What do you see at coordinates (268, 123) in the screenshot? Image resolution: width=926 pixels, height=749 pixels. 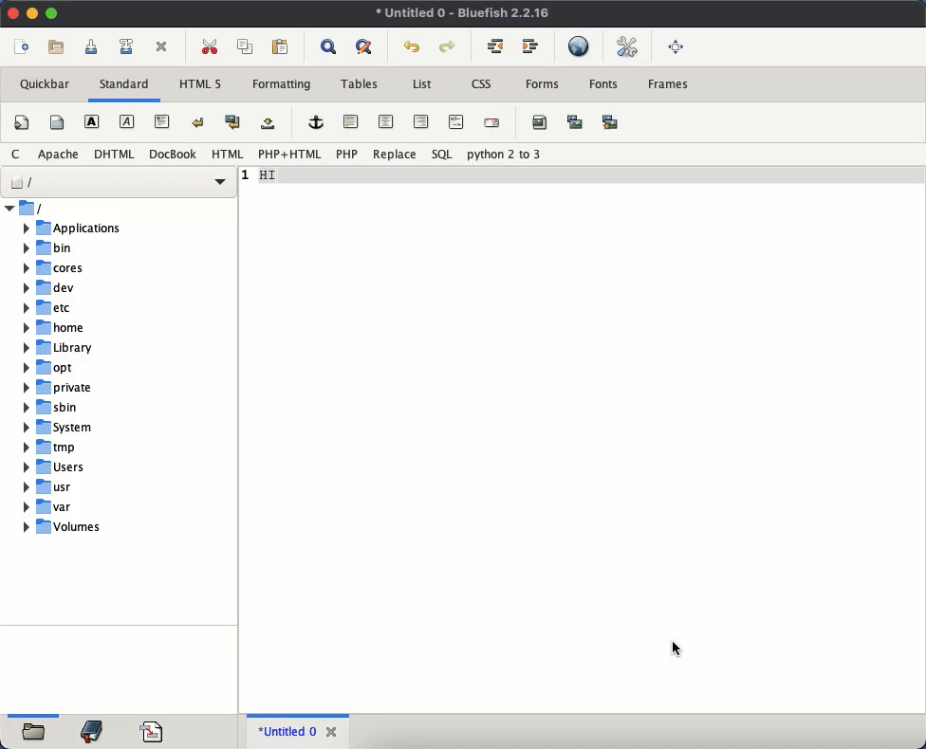 I see `non-breaking space` at bounding box center [268, 123].